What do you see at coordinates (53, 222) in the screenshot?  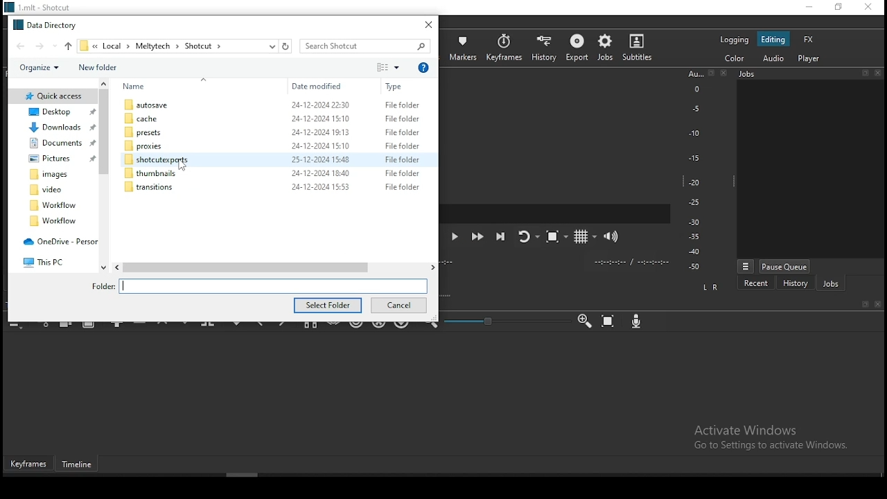 I see `local folder` at bounding box center [53, 222].